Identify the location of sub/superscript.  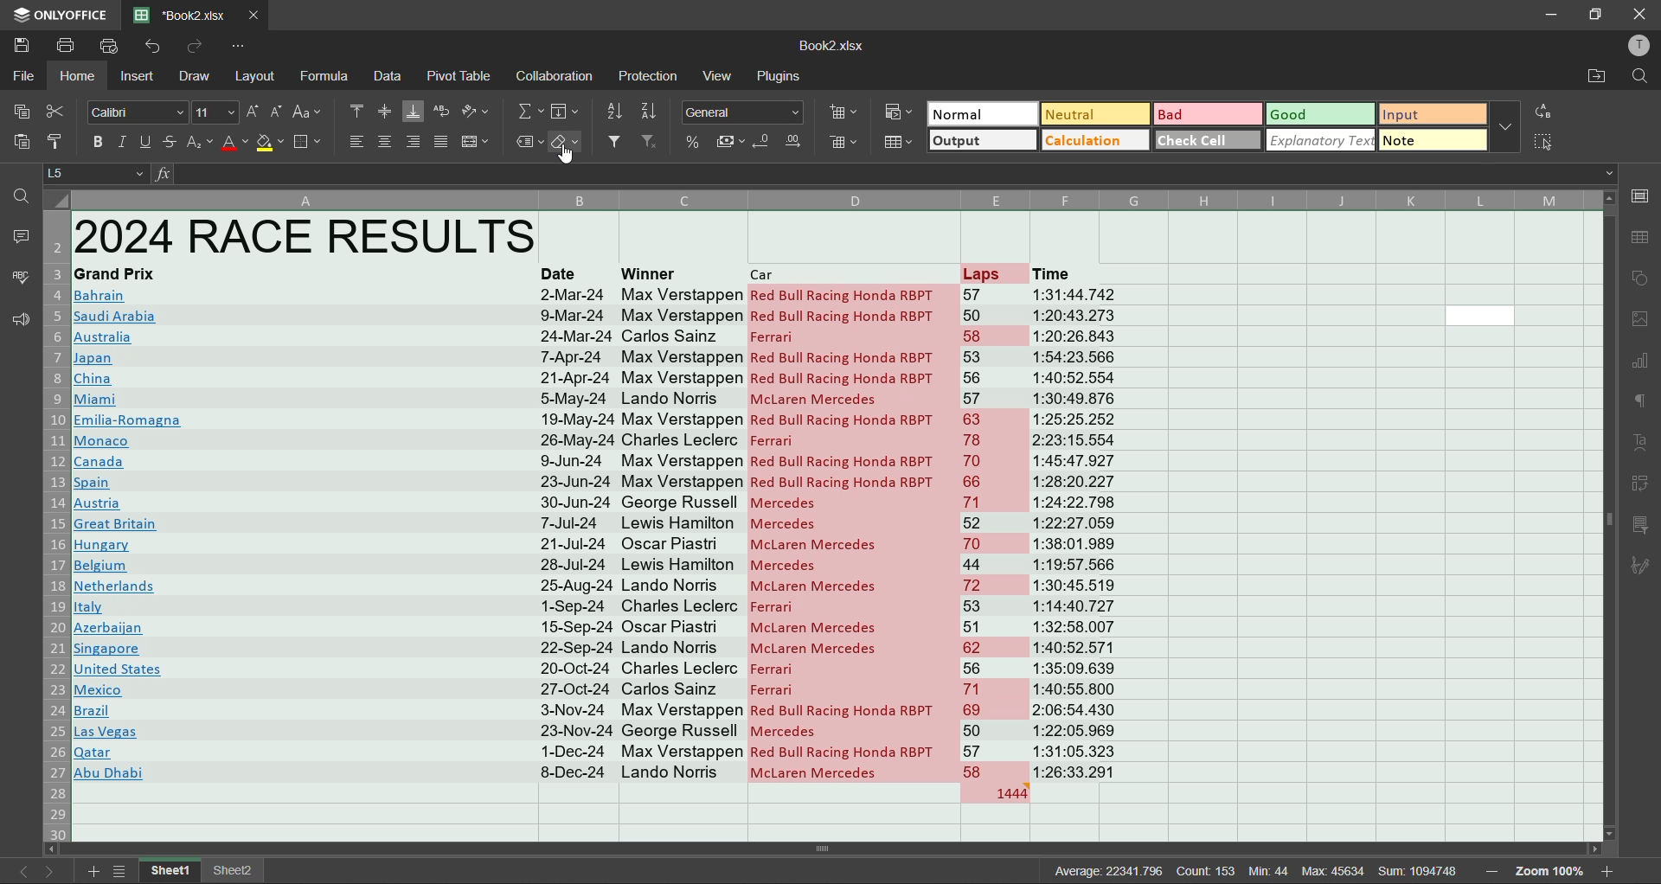
(201, 142).